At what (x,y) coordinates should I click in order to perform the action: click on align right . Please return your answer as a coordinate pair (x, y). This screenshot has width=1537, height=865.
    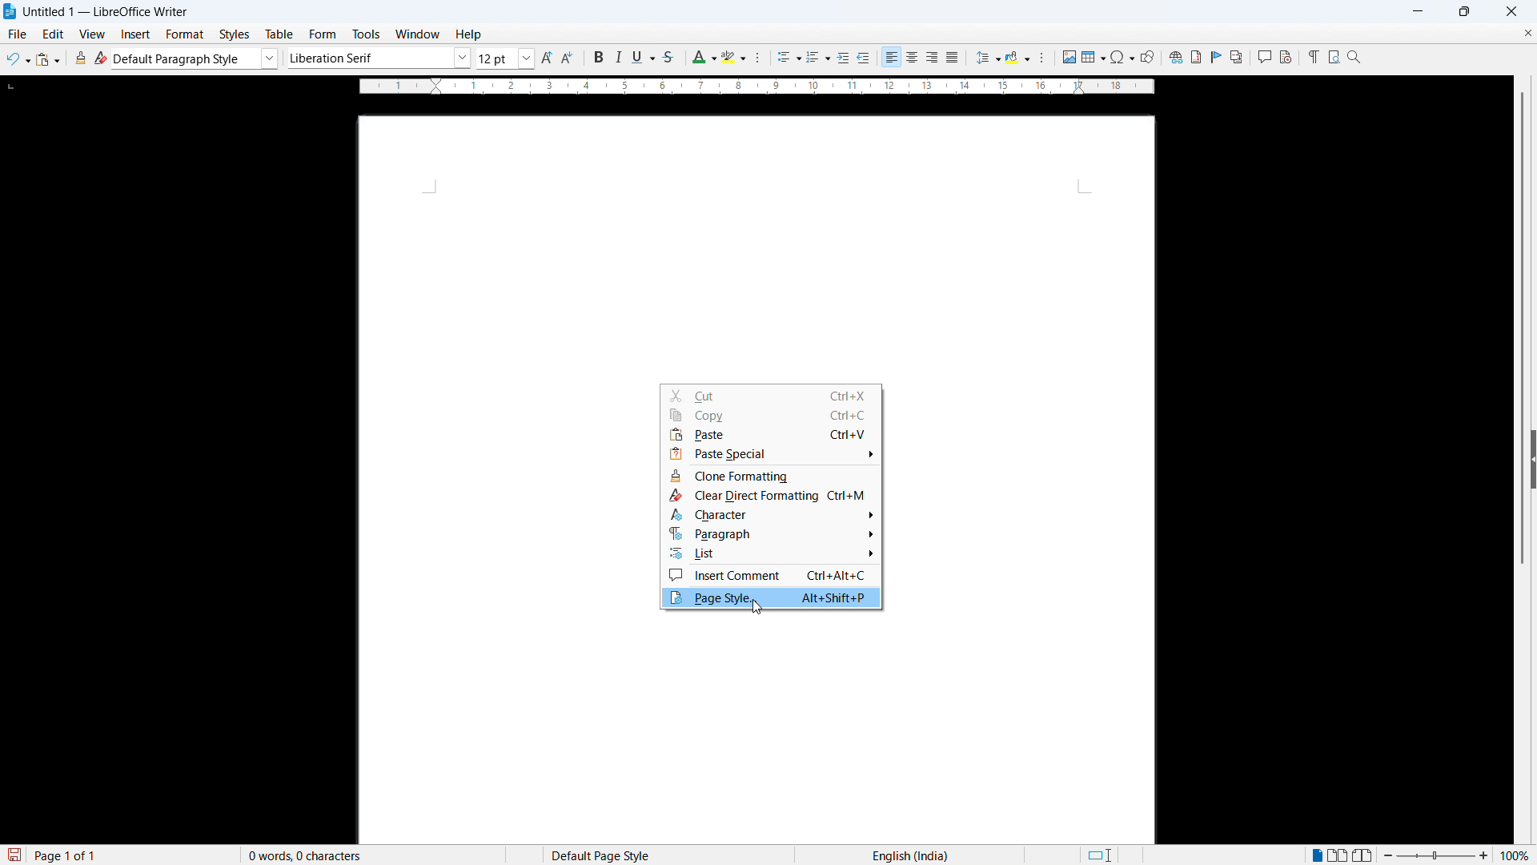
    Looking at the image, I should click on (933, 58).